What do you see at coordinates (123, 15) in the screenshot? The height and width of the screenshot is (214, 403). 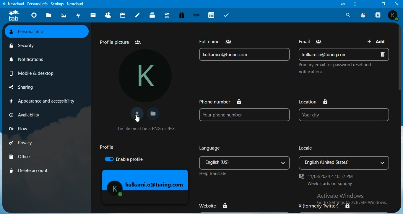 I see `calendar` at bounding box center [123, 15].